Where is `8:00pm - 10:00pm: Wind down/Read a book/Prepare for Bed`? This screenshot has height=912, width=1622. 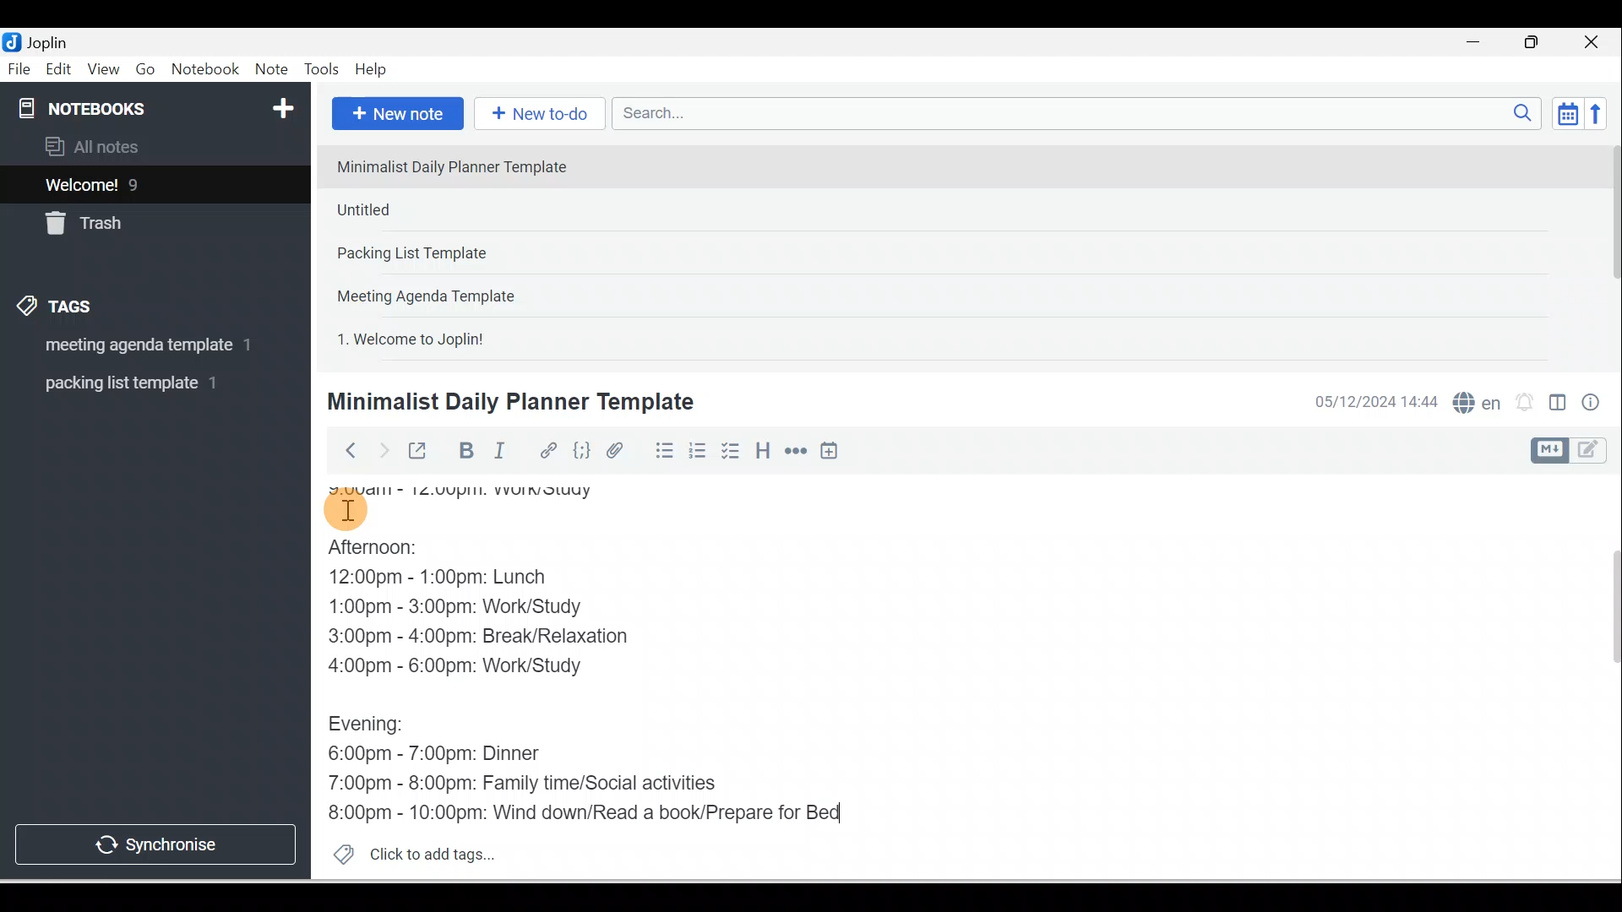 8:00pm - 10:00pm: Wind down/Read a book/Prepare for Bed is located at coordinates (585, 808).